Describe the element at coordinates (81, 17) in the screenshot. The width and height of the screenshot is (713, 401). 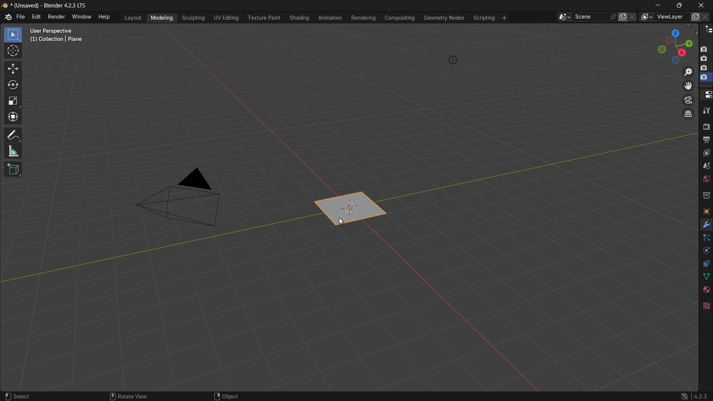
I see `window menu` at that location.